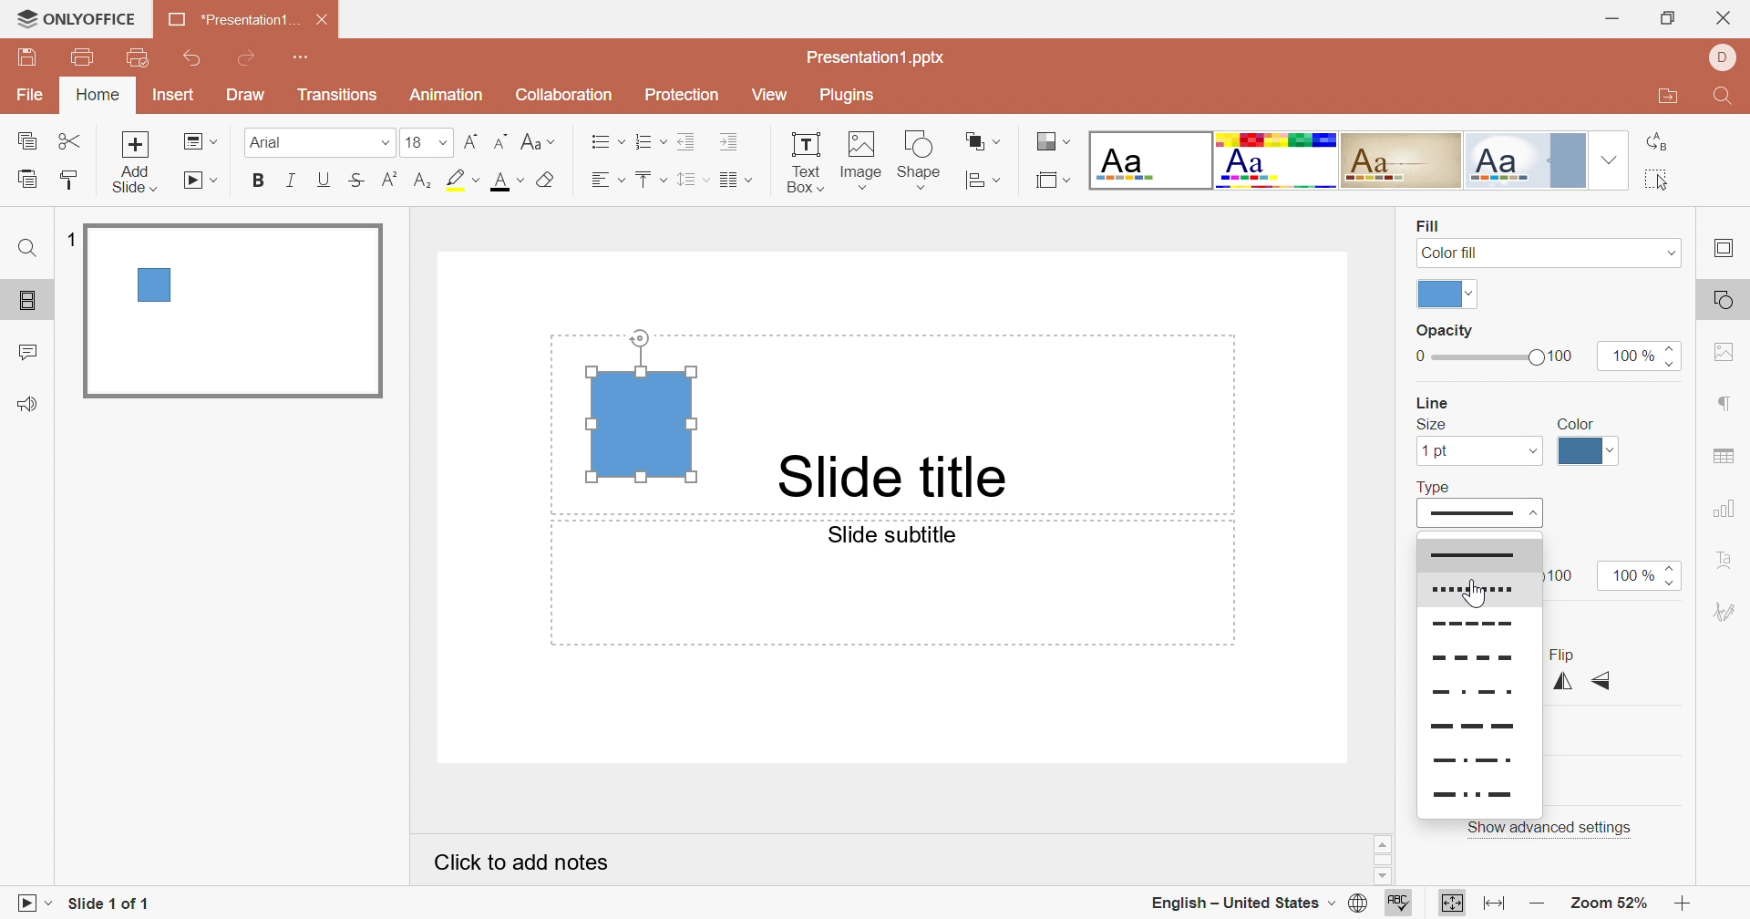 The image size is (1750, 919). I want to click on Bullets, so click(608, 143).